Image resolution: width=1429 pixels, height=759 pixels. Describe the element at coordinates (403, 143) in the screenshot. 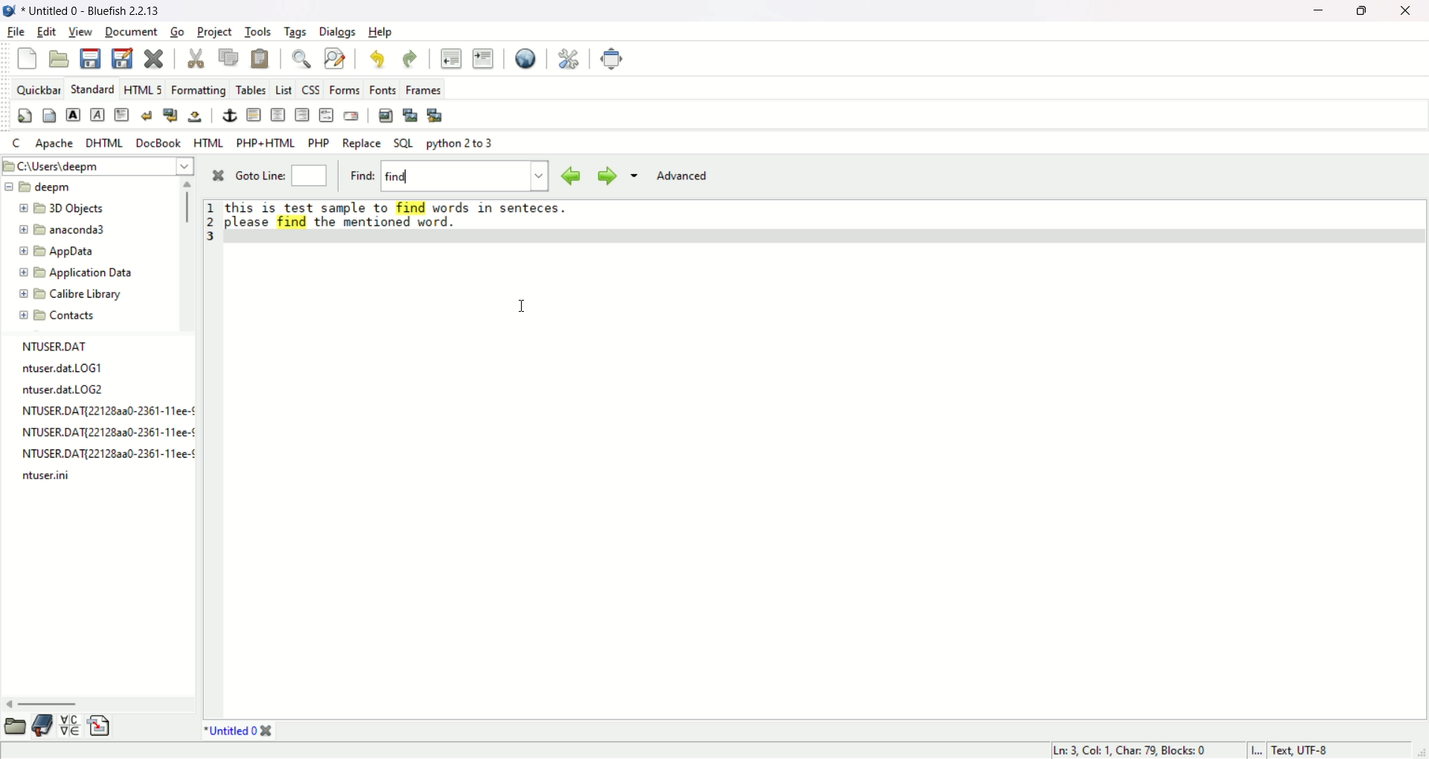

I see `SQL` at that location.